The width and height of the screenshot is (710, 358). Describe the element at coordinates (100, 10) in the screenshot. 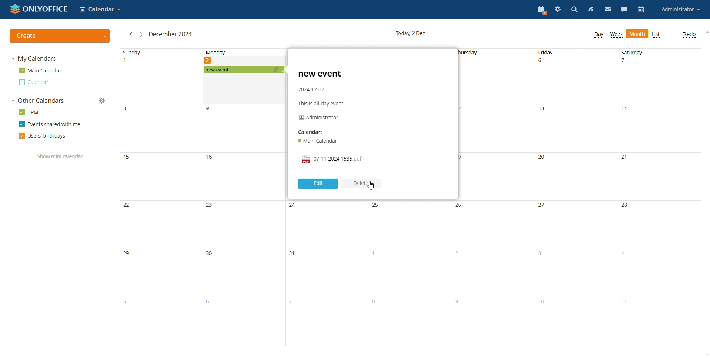

I see `Calendar` at that location.